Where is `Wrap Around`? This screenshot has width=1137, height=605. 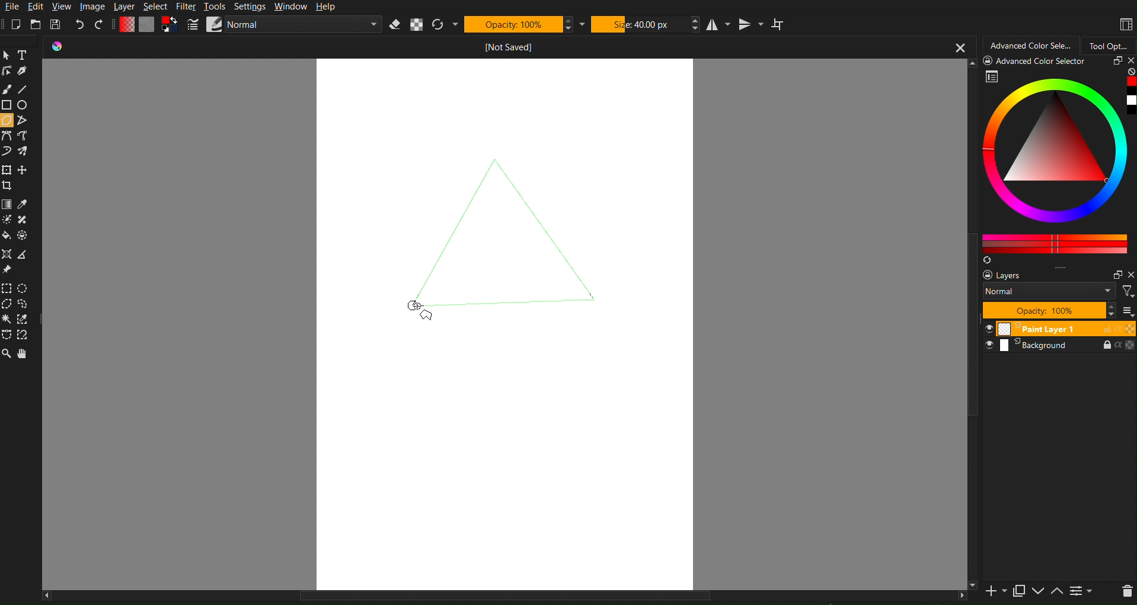
Wrap Around is located at coordinates (782, 25).